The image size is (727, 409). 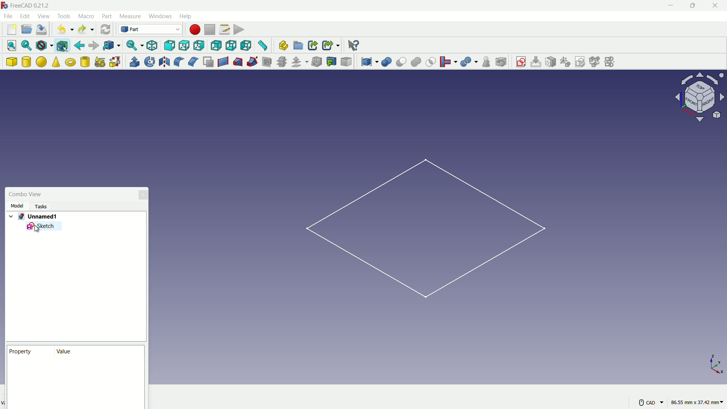 I want to click on value, so click(x=65, y=351).